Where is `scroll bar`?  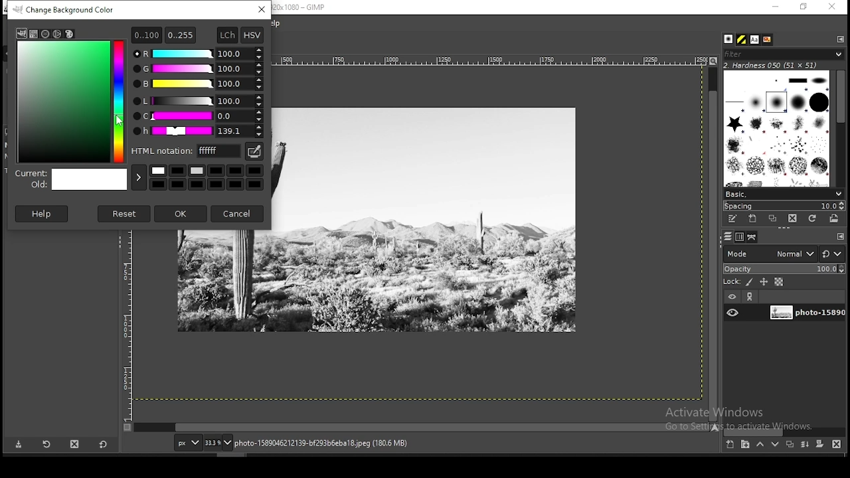
scroll bar is located at coordinates (784, 432).